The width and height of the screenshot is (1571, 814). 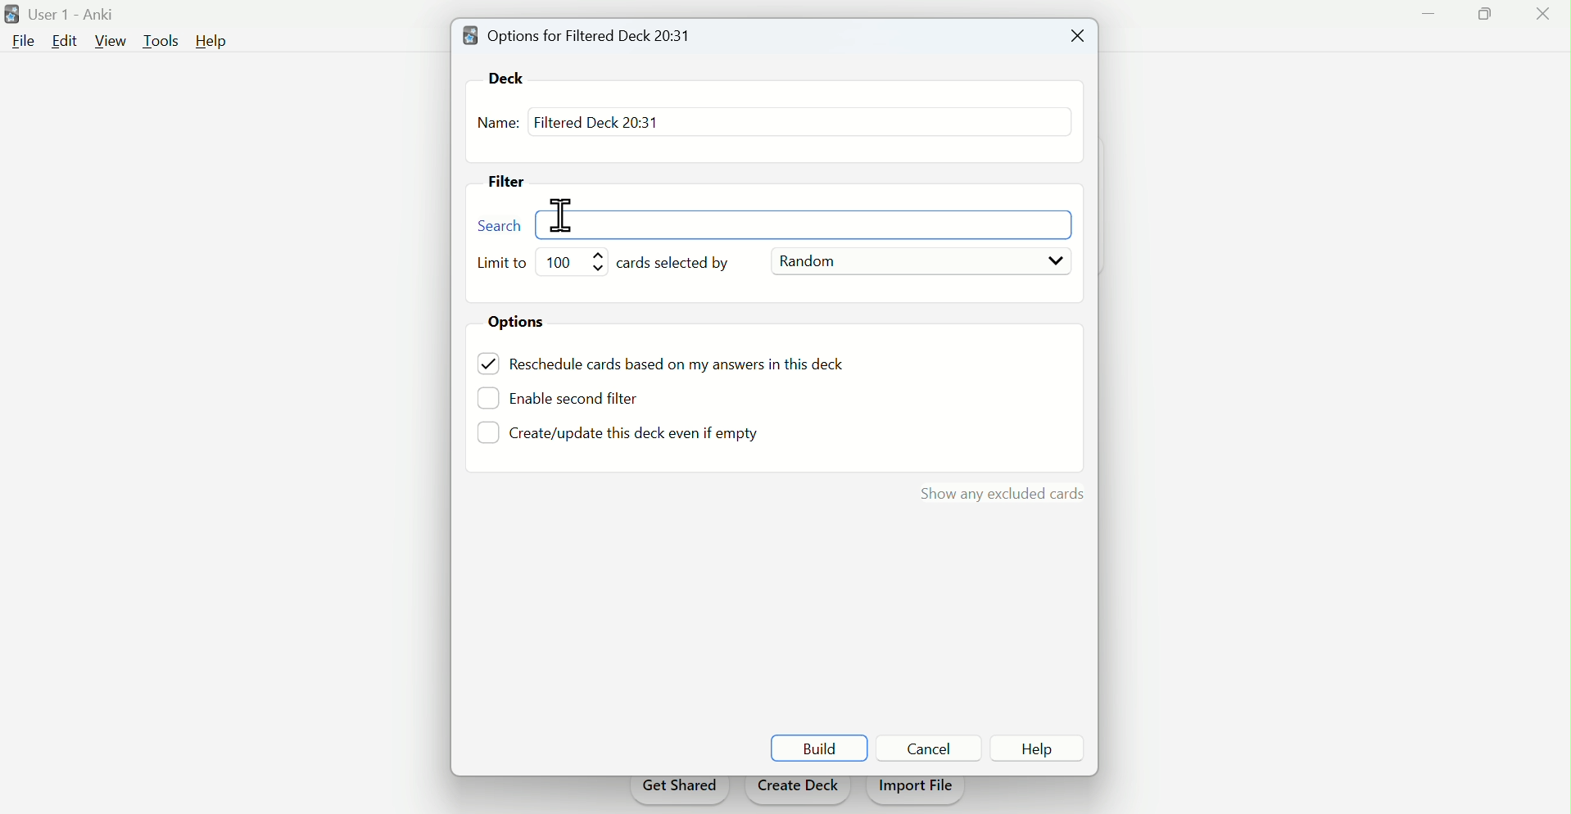 What do you see at coordinates (998, 490) in the screenshot?
I see `show my excluded cards` at bounding box center [998, 490].